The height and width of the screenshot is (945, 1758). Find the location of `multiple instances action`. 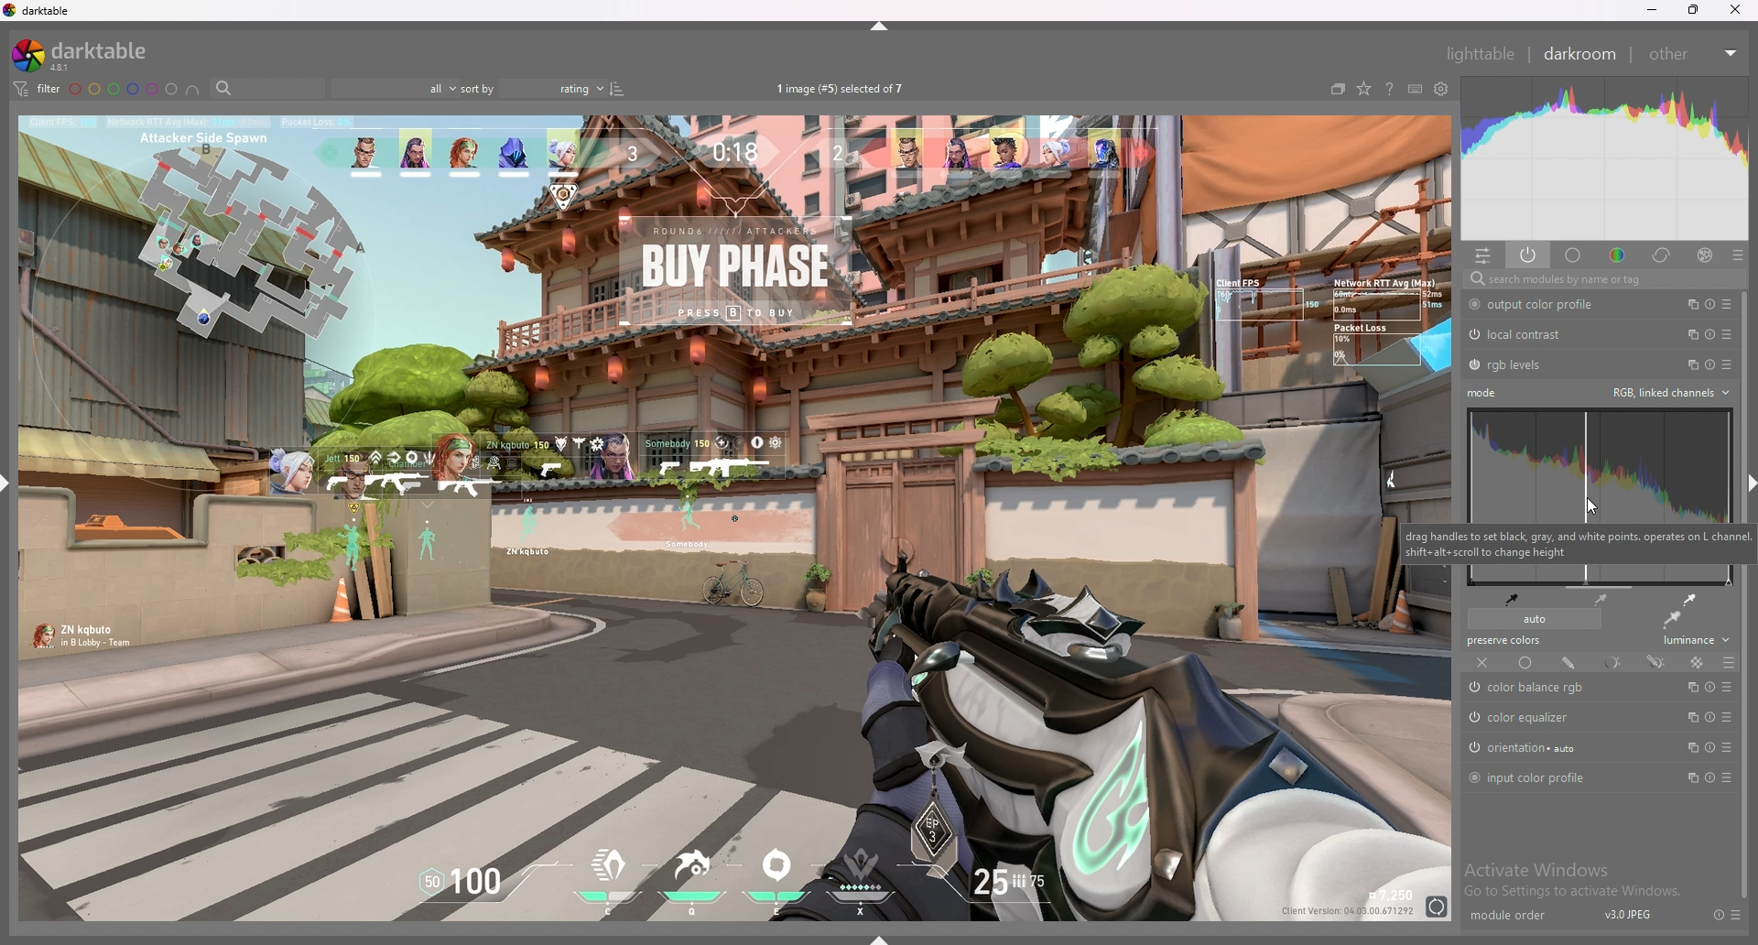

multiple instances action is located at coordinates (1687, 304).